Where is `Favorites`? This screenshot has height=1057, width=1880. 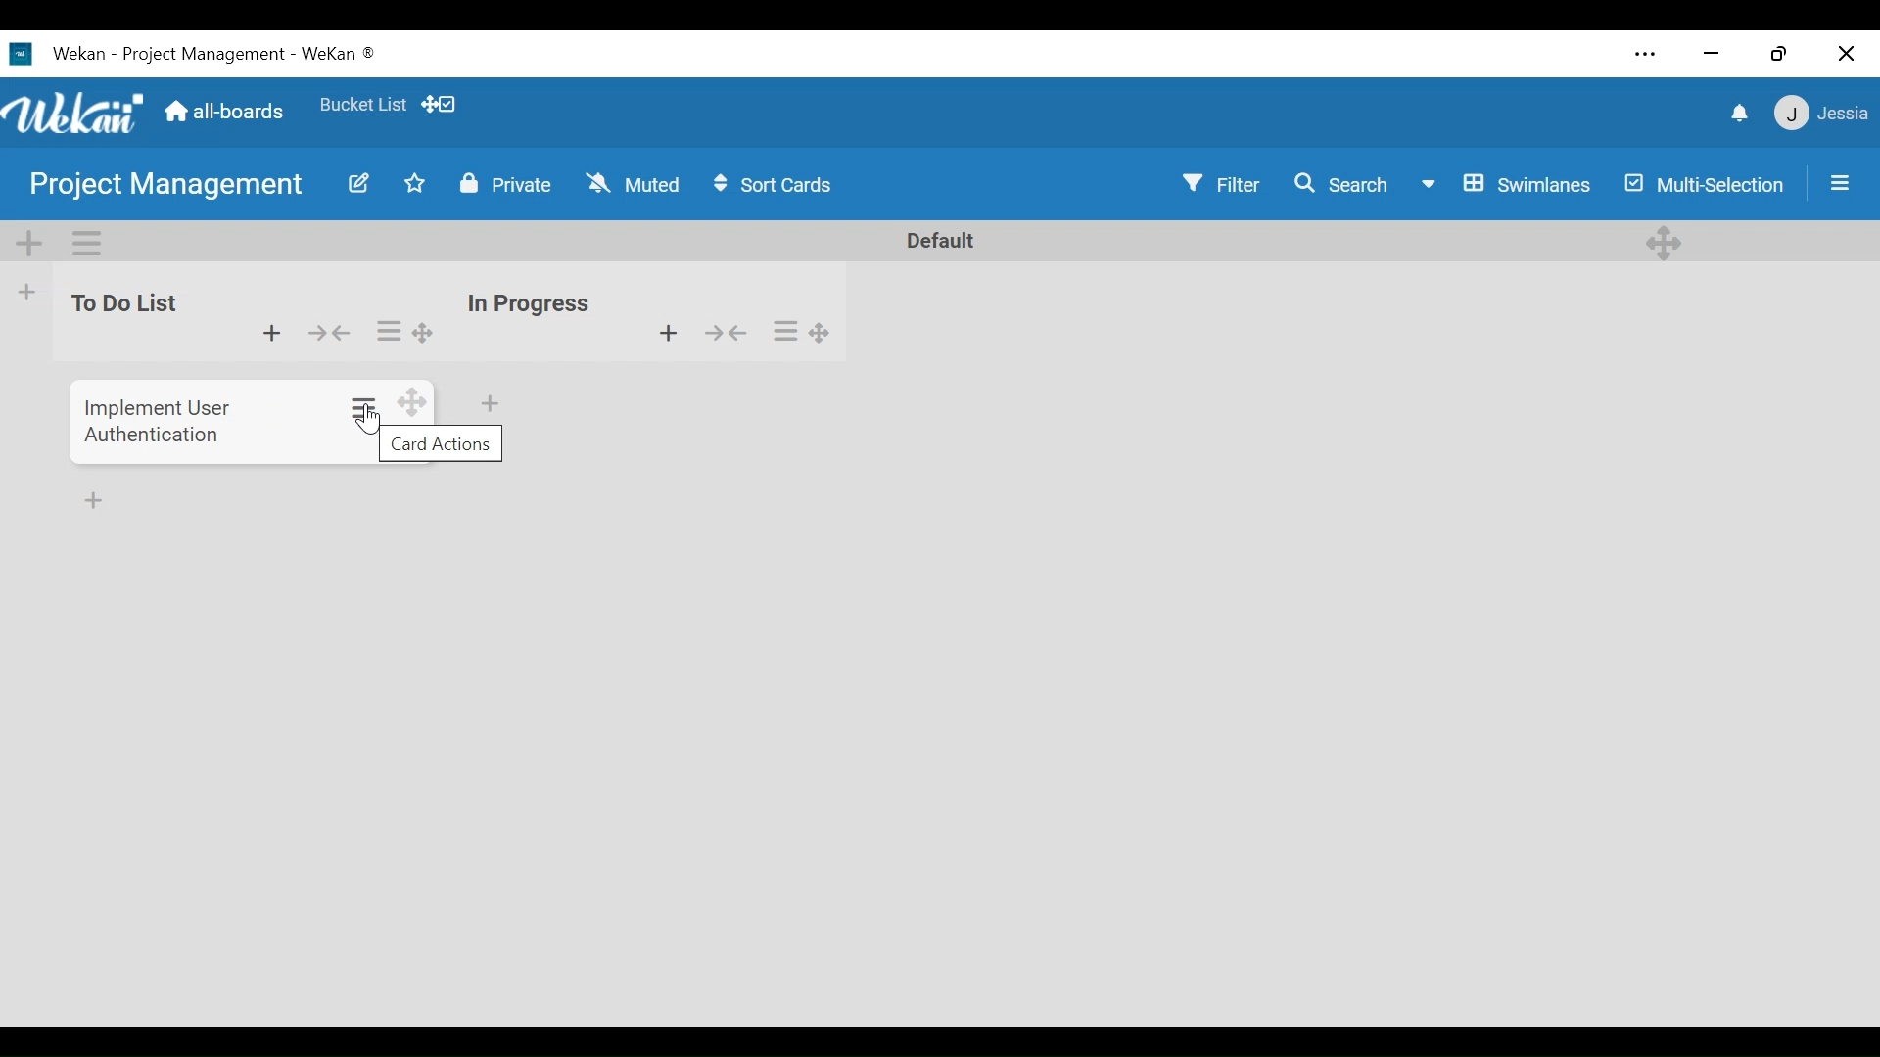
Favorites is located at coordinates (361, 104).